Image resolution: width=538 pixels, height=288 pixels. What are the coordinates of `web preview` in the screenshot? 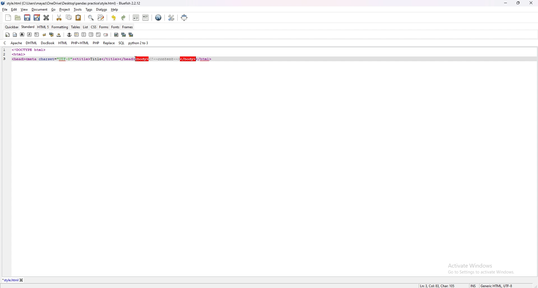 It's located at (158, 18).